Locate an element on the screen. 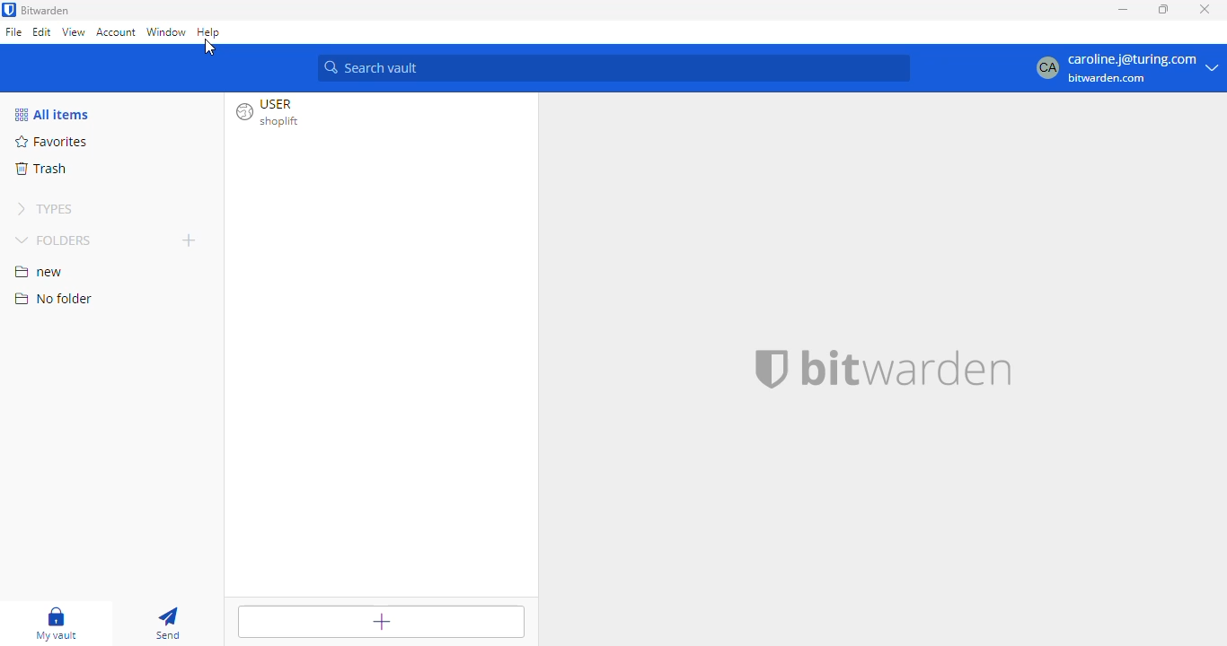 Image resolution: width=1227 pixels, height=646 pixels. favorites is located at coordinates (49, 141).